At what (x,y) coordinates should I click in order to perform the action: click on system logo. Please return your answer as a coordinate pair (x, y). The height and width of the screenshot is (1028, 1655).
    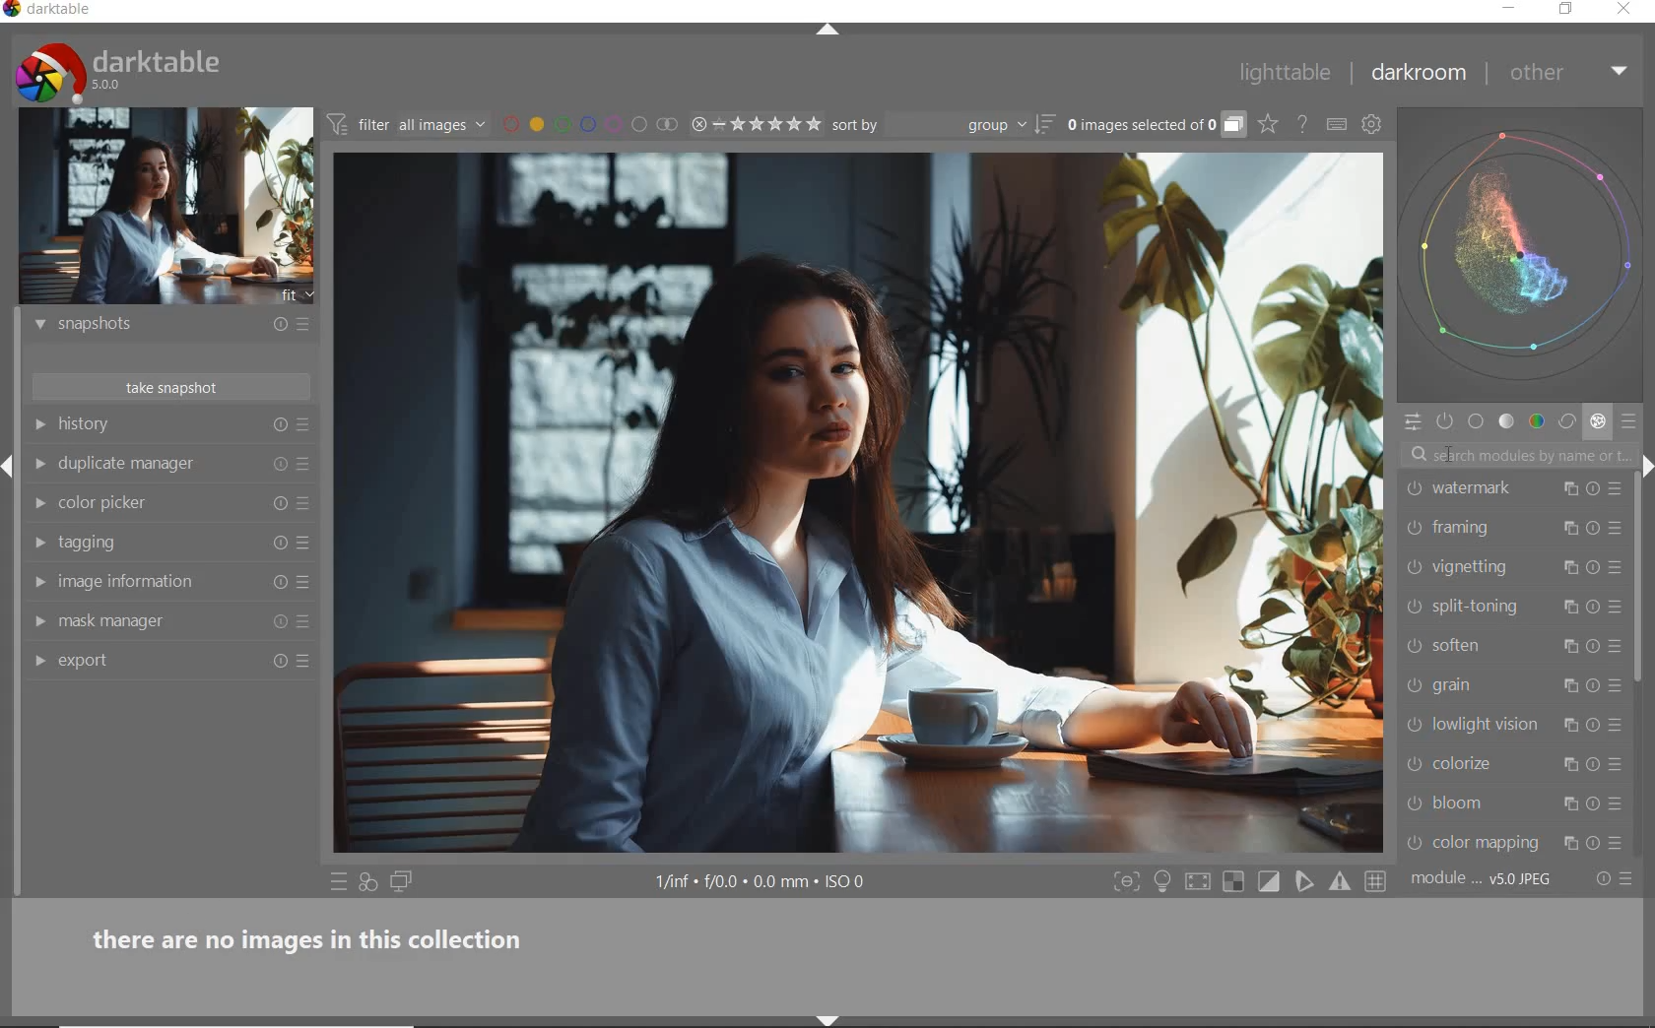
    Looking at the image, I should click on (119, 72).